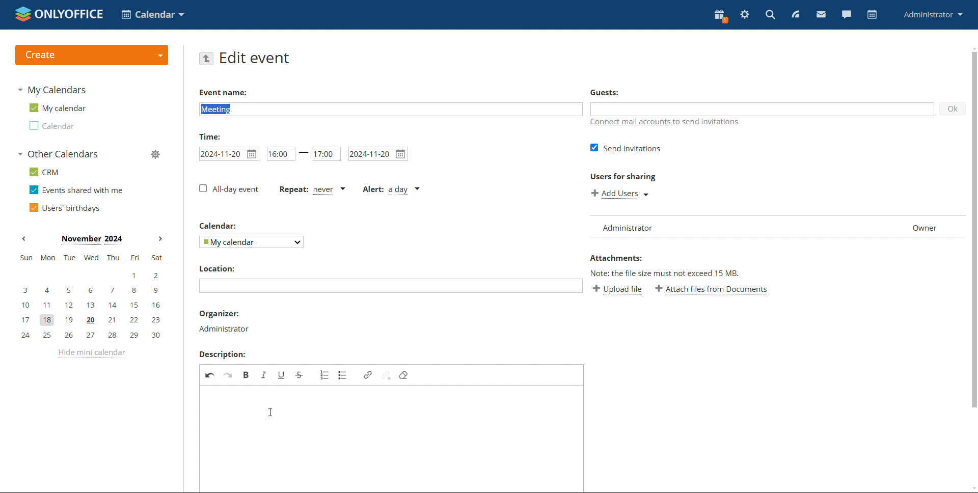 Image resolution: width=978 pixels, height=493 pixels. Describe the element at coordinates (326, 154) in the screenshot. I see `end time` at that location.